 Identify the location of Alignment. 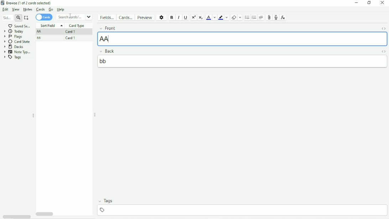
(261, 17).